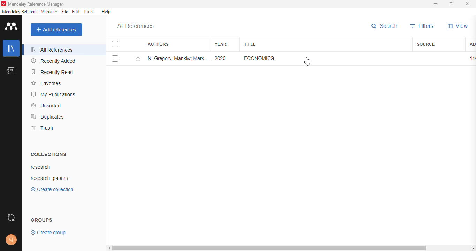 Image resolution: width=476 pixels, height=251 pixels. I want to click on trash, so click(42, 128).